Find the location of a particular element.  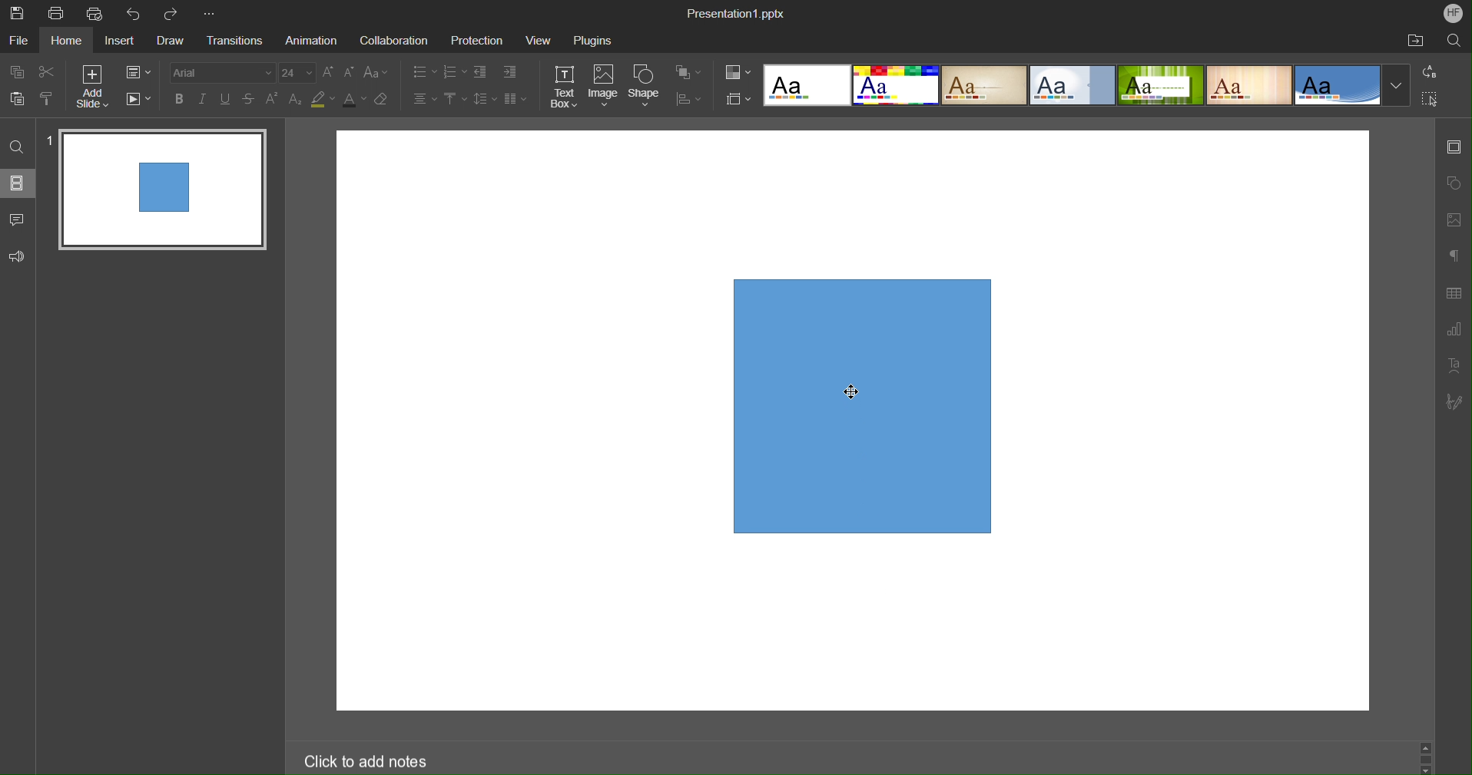

Slide Settings is located at coordinates (138, 71).